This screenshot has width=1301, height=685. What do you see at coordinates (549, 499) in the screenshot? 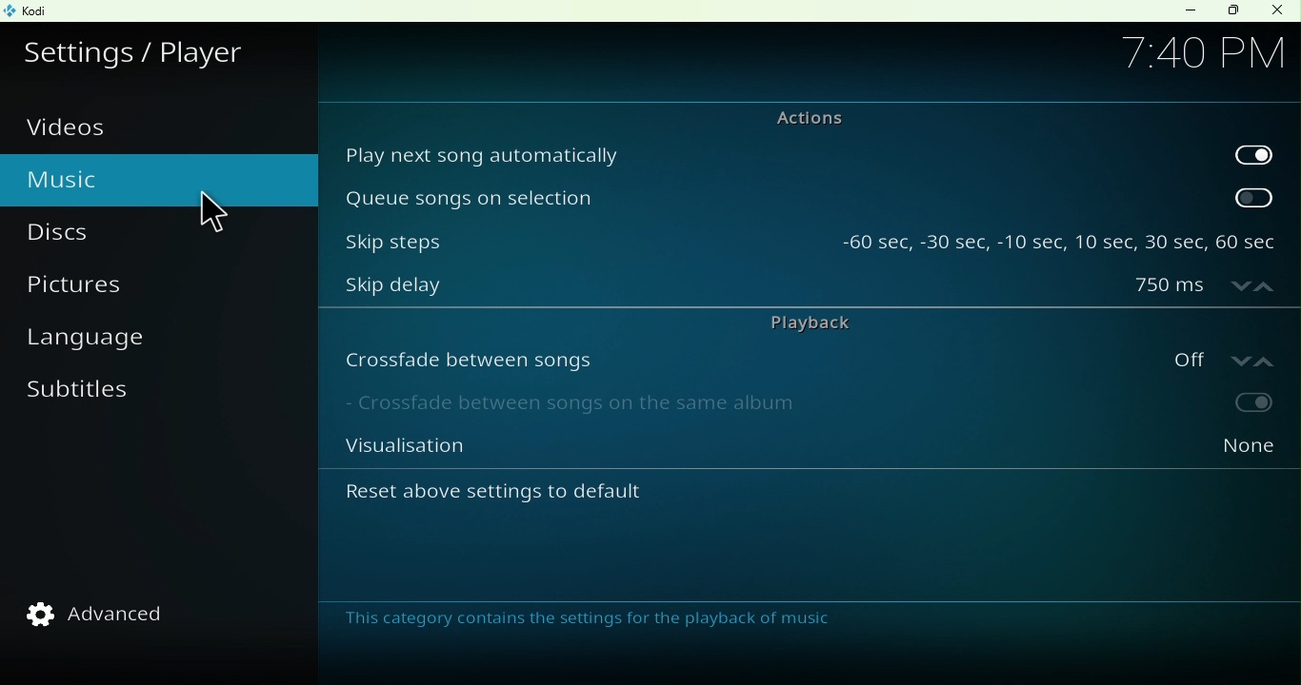
I see `Reset above settings to default` at bounding box center [549, 499].